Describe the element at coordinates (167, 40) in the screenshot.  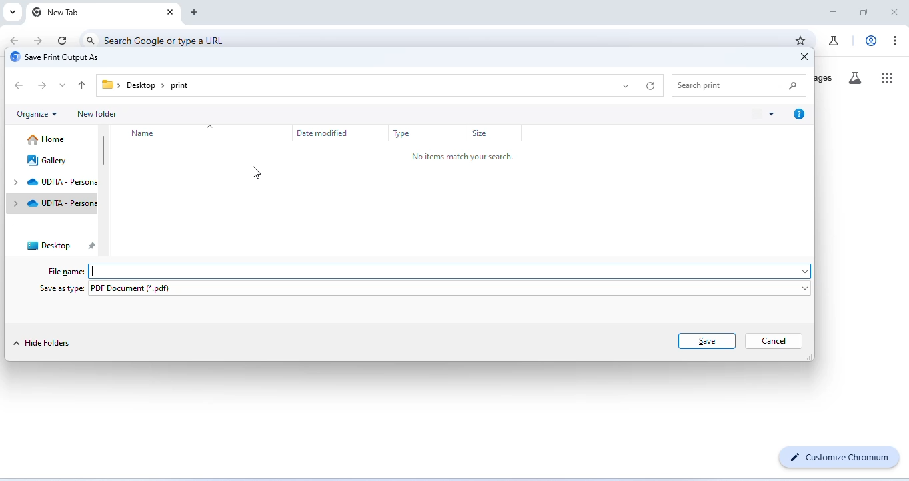
I see `search google or type a URL` at that location.